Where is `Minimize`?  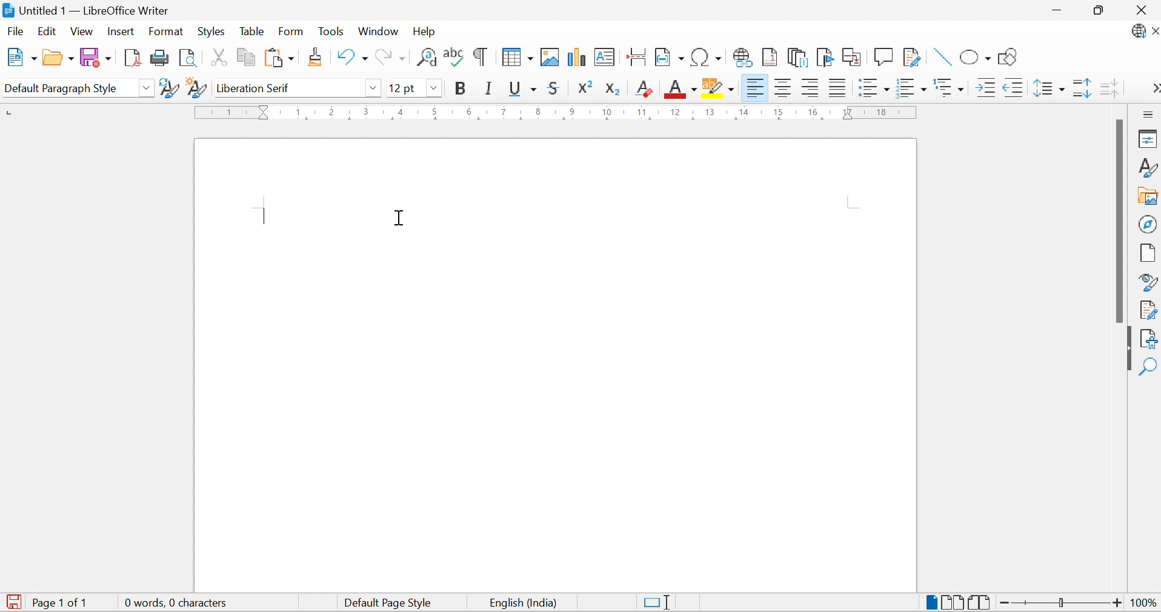
Minimize is located at coordinates (1053, 10).